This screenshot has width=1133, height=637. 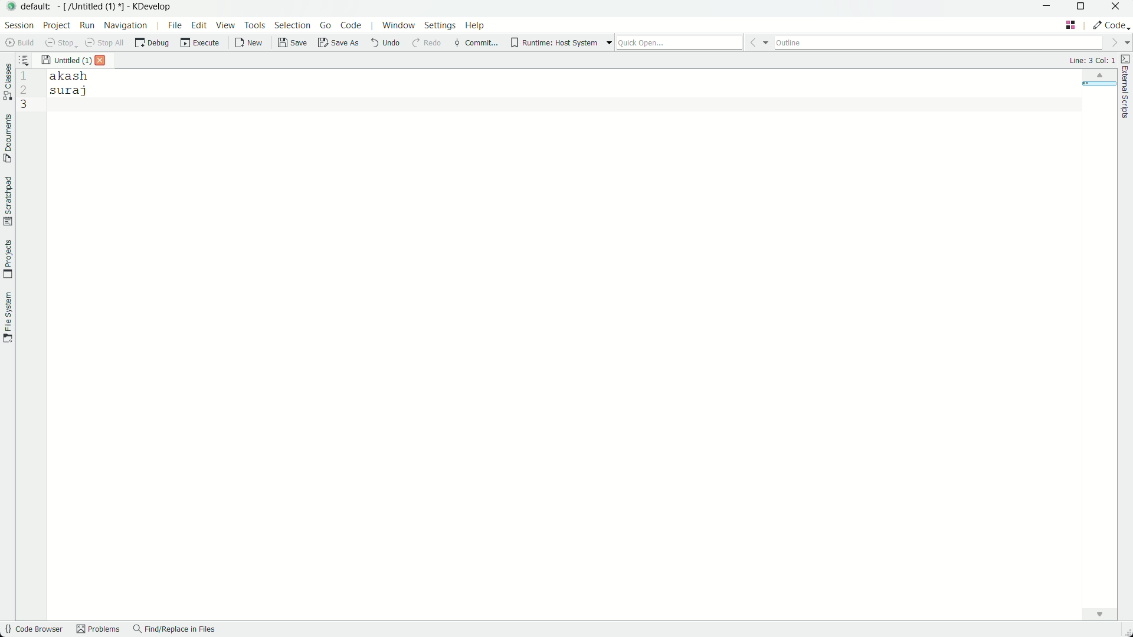 I want to click on help menu, so click(x=477, y=25).